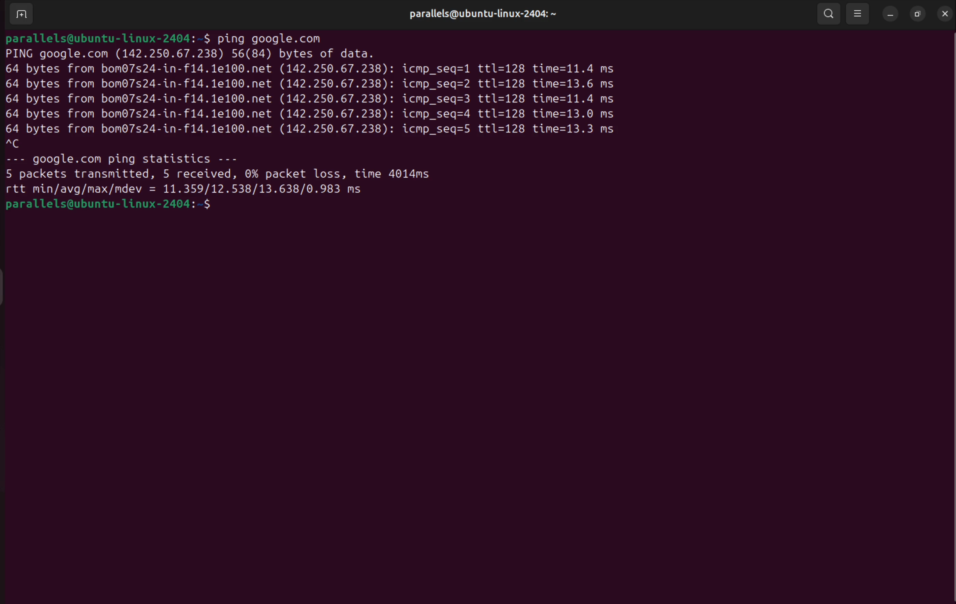  I want to click on bash prompt, so click(108, 207).